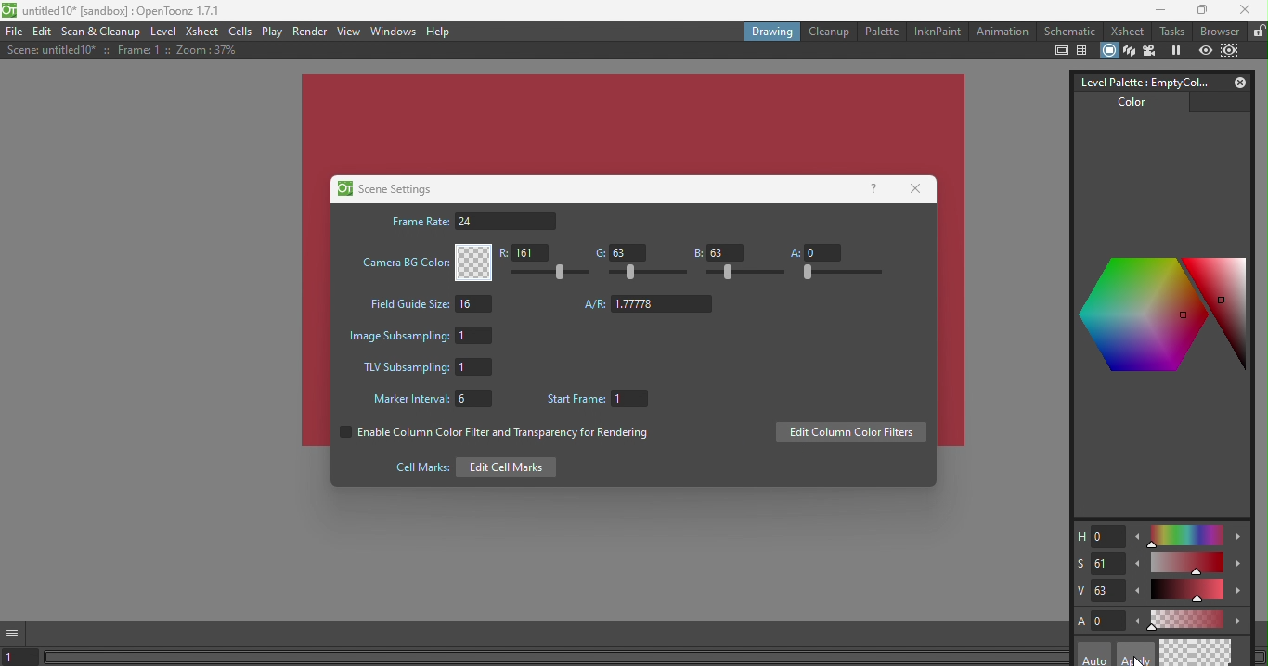  What do you see at coordinates (649, 304) in the screenshot?
I see `Aspect ratio` at bounding box center [649, 304].